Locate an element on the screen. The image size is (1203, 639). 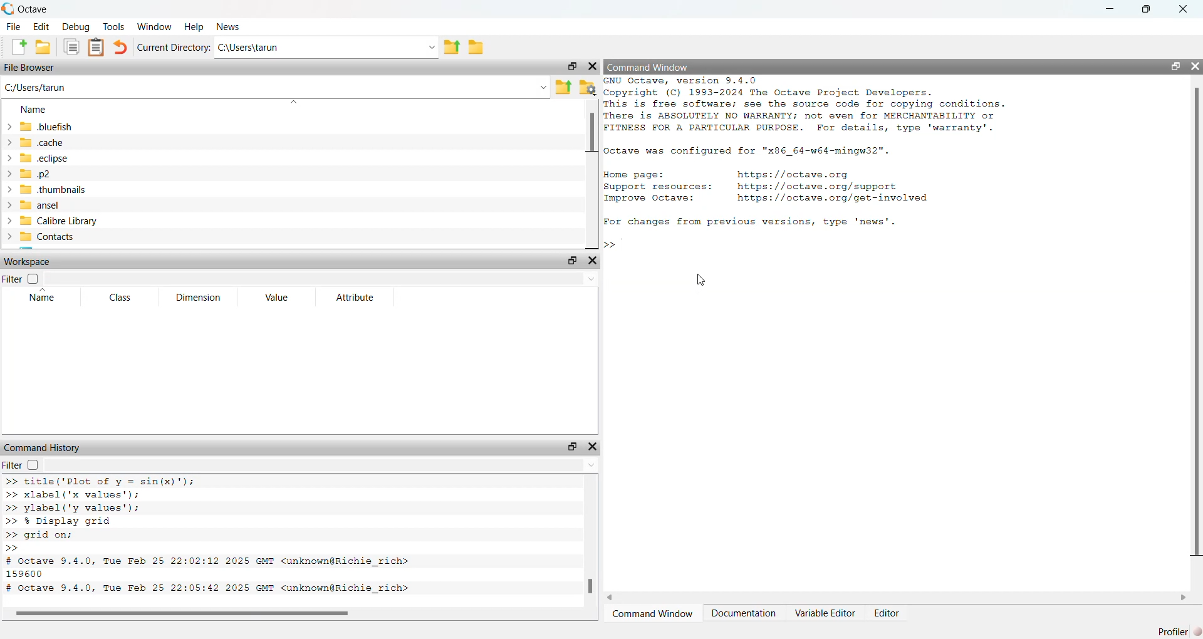
Filter checkbox is located at coordinates (22, 464).